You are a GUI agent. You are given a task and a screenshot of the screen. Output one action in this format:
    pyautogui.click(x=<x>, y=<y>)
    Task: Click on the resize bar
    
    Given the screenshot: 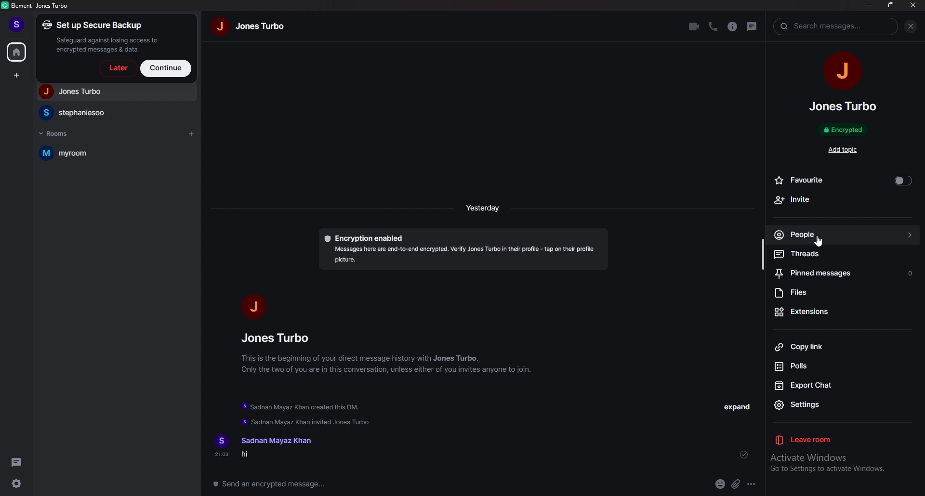 What is the action you would take?
    pyautogui.click(x=762, y=253)
    